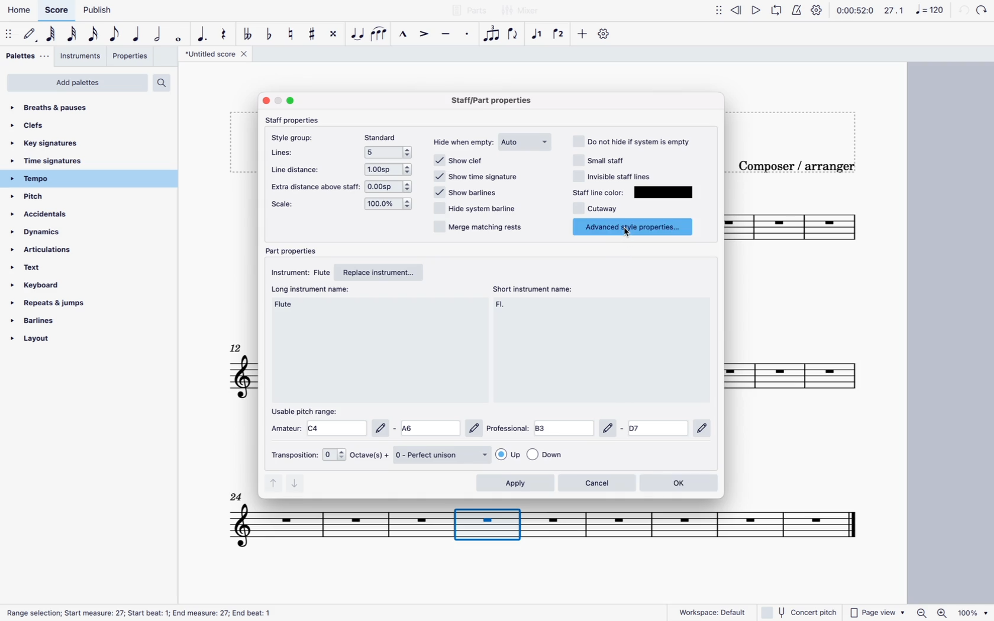  I want to click on composer / arranger, so click(790, 165).